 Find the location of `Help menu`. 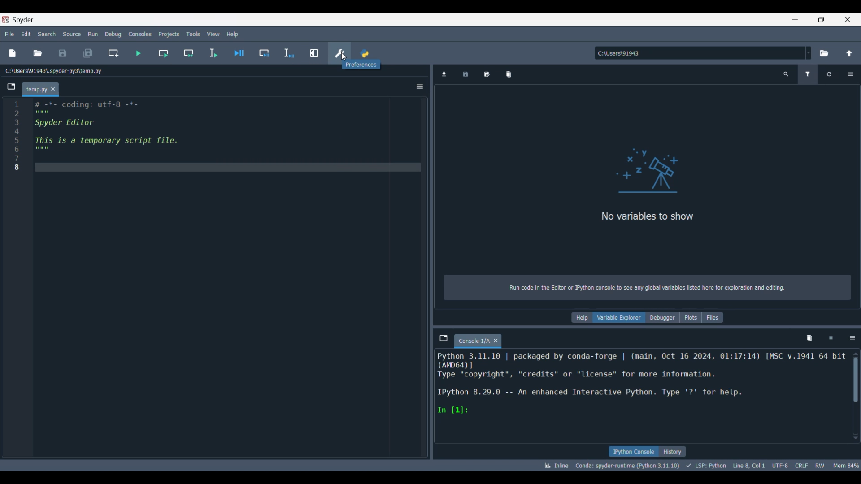

Help menu is located at coordinates (232, 34).